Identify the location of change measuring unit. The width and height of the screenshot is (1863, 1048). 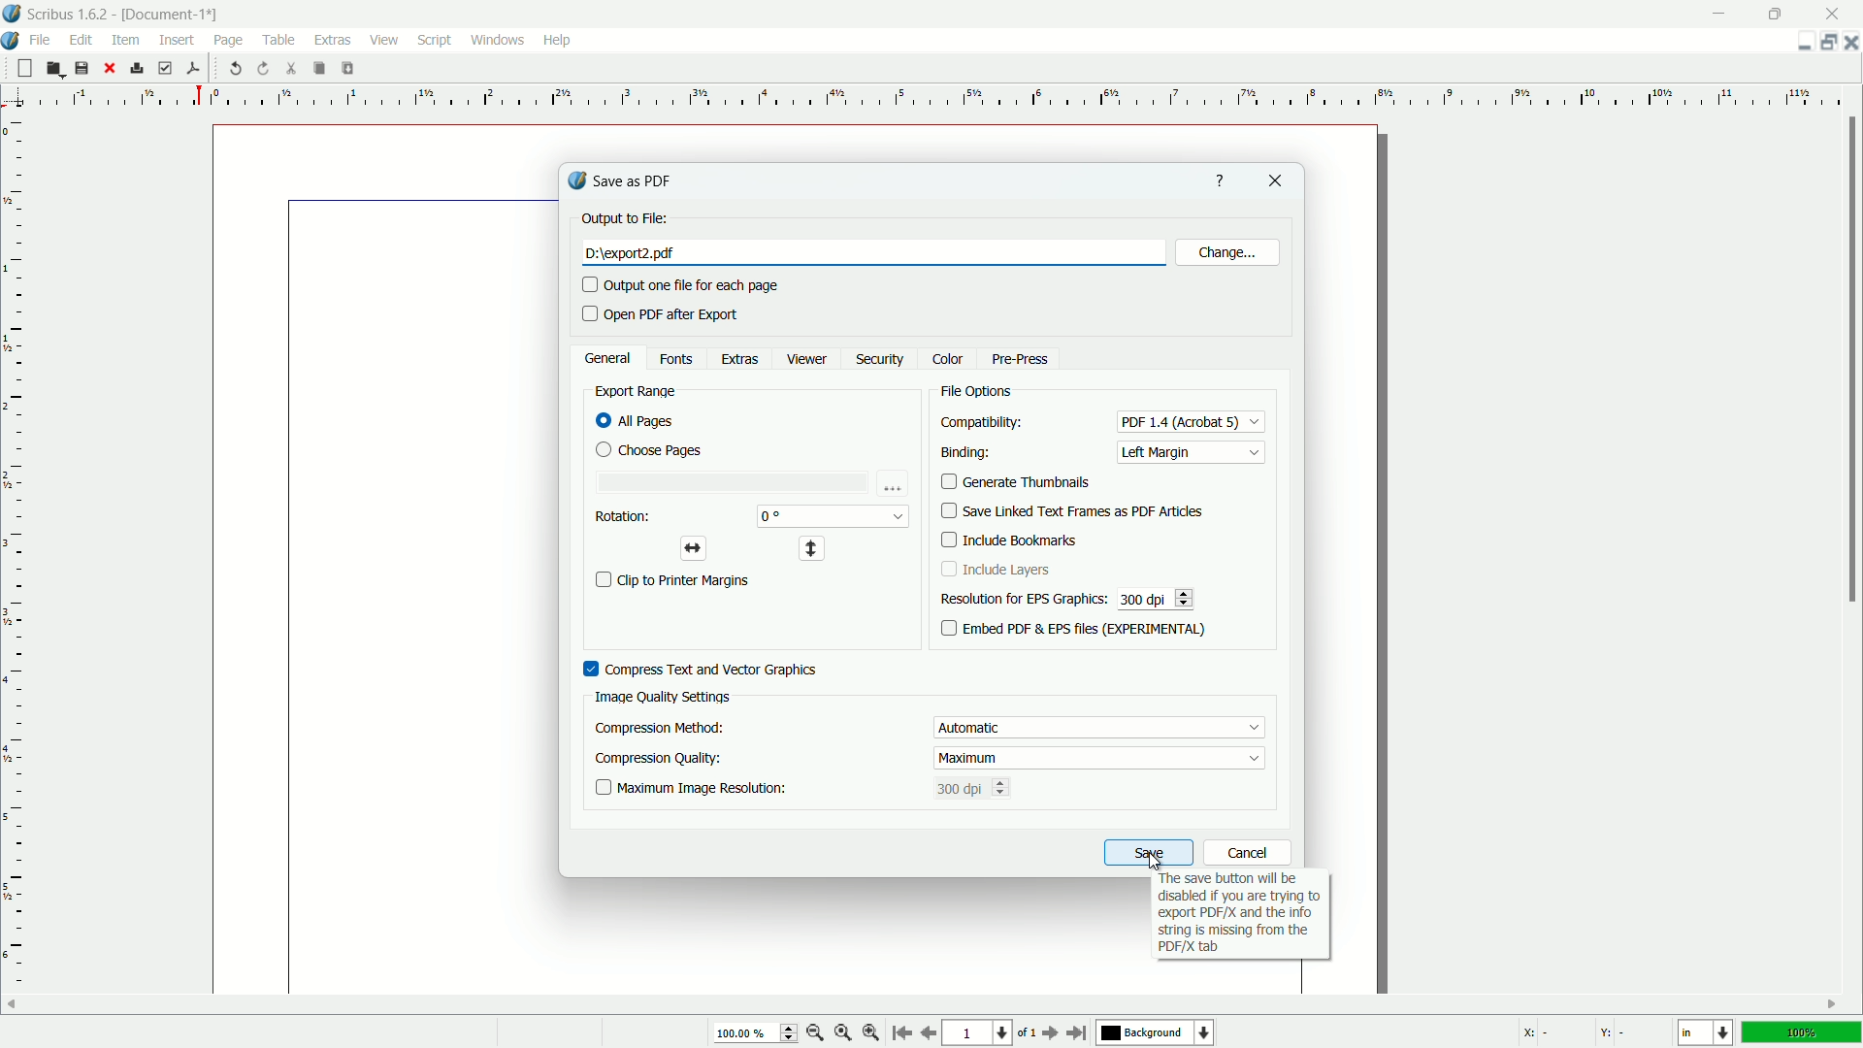
(1708, 1033).